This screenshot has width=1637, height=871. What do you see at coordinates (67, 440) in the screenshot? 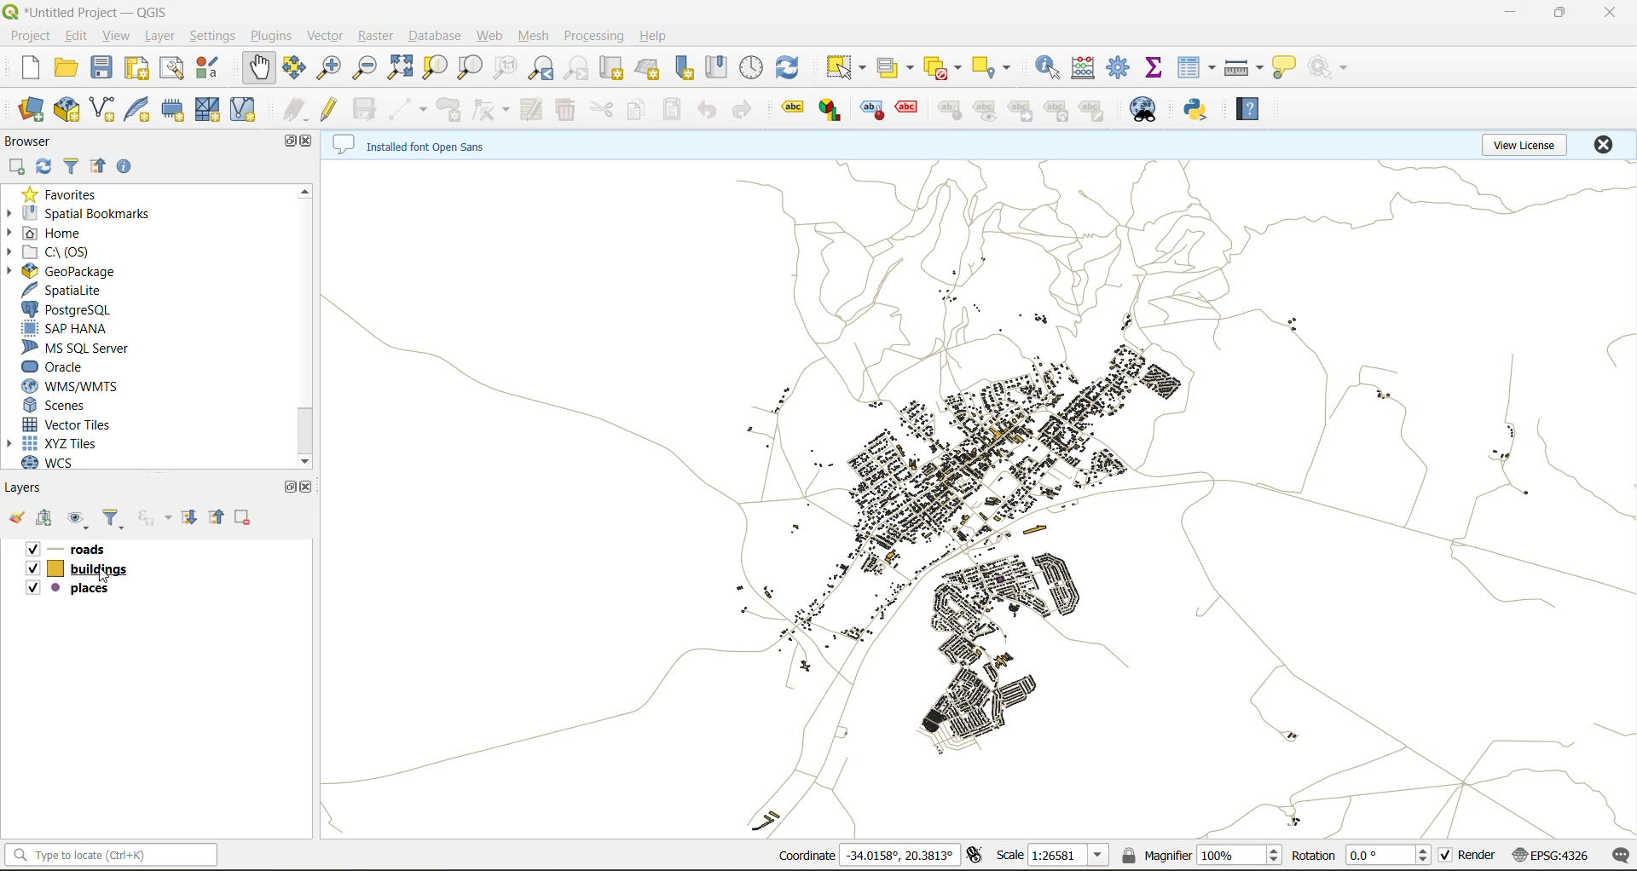
I see `xyz tiles` at bounding box center [67, 440].